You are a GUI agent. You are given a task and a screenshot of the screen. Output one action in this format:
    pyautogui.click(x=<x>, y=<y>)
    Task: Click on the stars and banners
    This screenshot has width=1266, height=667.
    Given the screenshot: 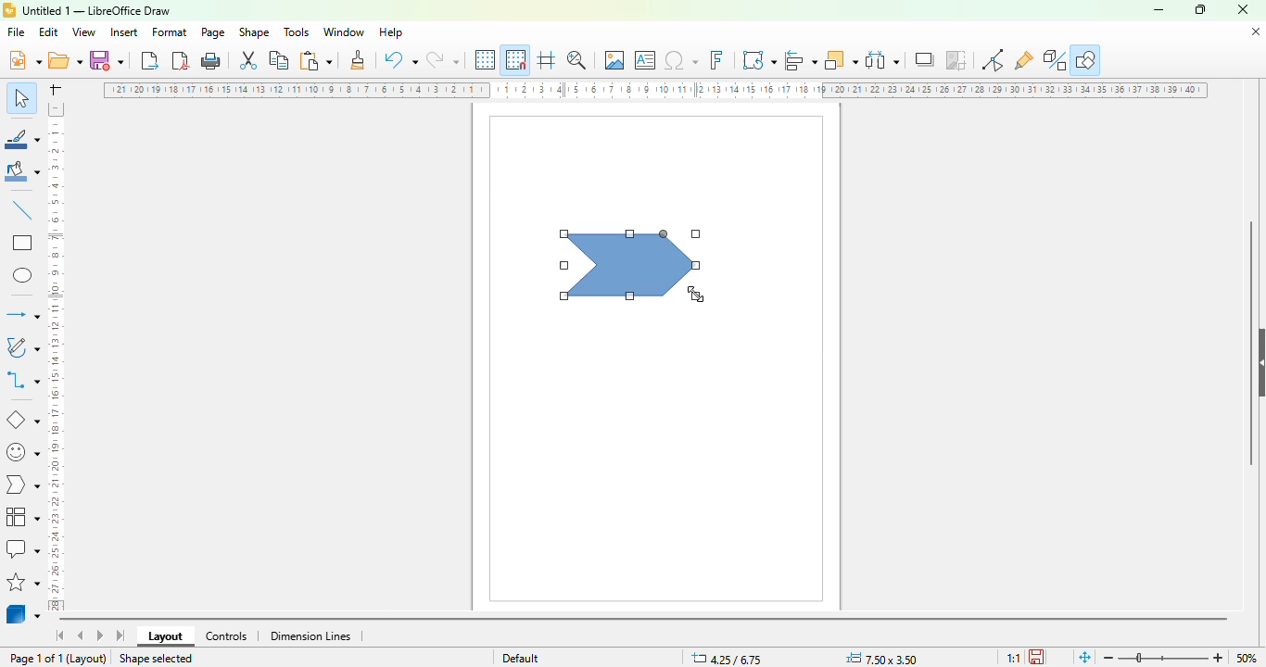 What is the action you would take?
    pyautogui.click(x=23, y=582)
    